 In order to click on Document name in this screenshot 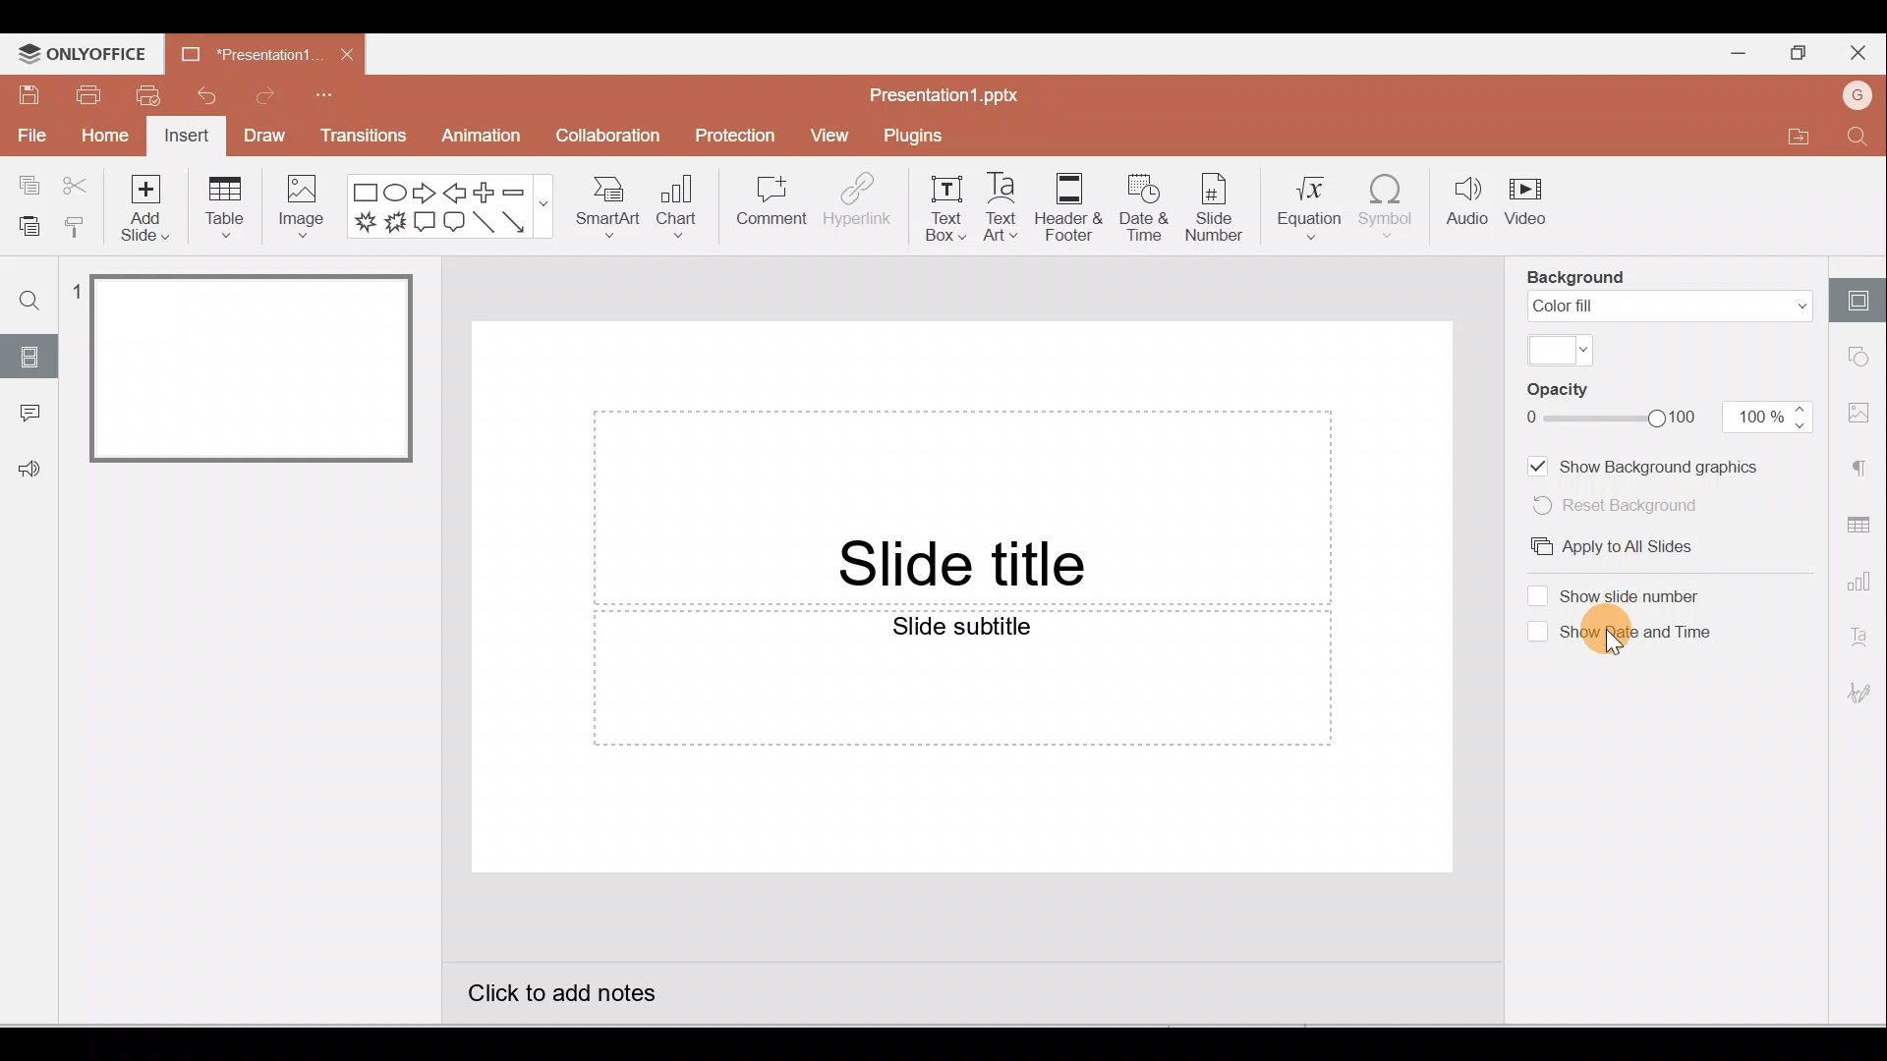, I will do `click(944, 90)`.